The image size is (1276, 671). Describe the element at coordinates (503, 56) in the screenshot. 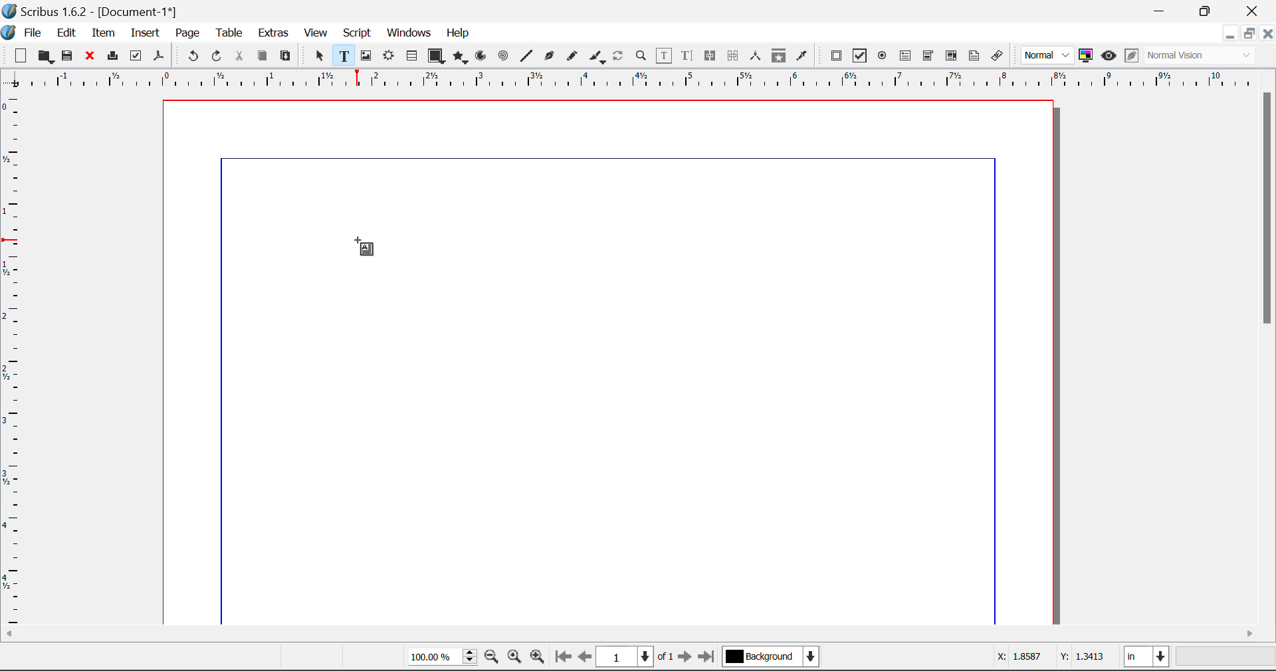

I see `Spiral` at that location.